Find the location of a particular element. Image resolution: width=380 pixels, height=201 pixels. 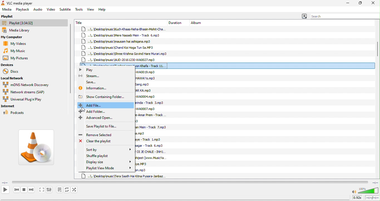

audio is located at coordinates (38, 9).